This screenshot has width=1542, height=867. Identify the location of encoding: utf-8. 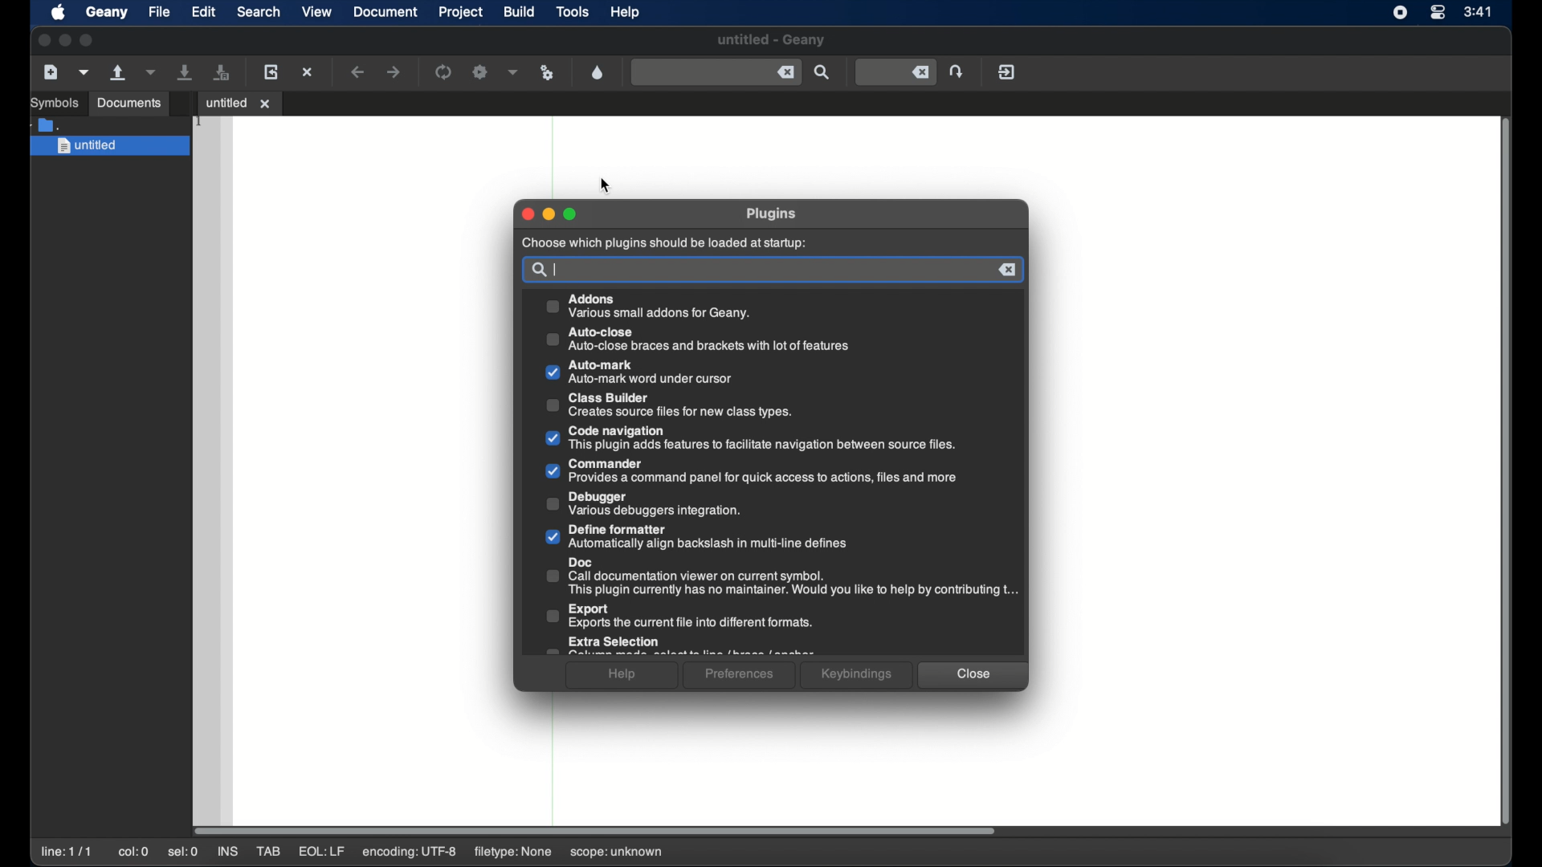
(410, 853).